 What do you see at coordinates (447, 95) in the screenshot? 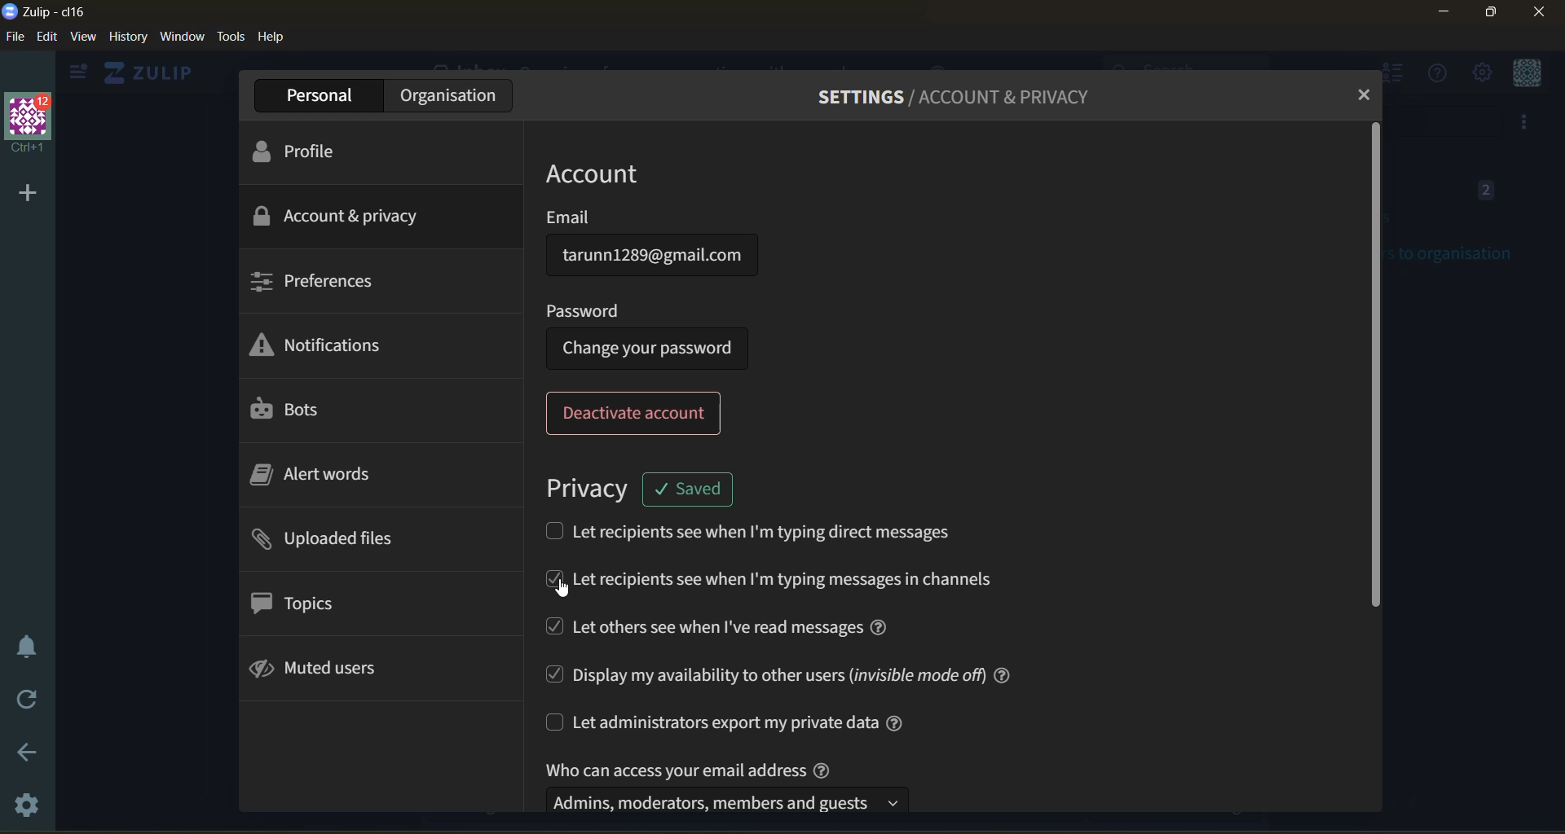
I see `organisation` at bounding box center [447, 95].